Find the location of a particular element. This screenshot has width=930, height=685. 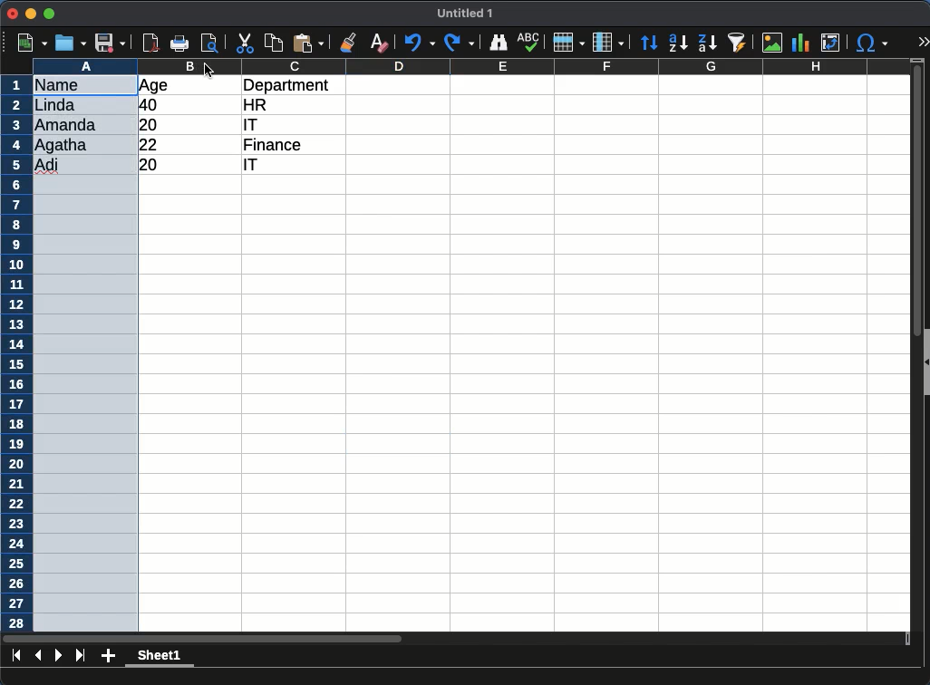

pdf reader is located at coordinates (150, 44).